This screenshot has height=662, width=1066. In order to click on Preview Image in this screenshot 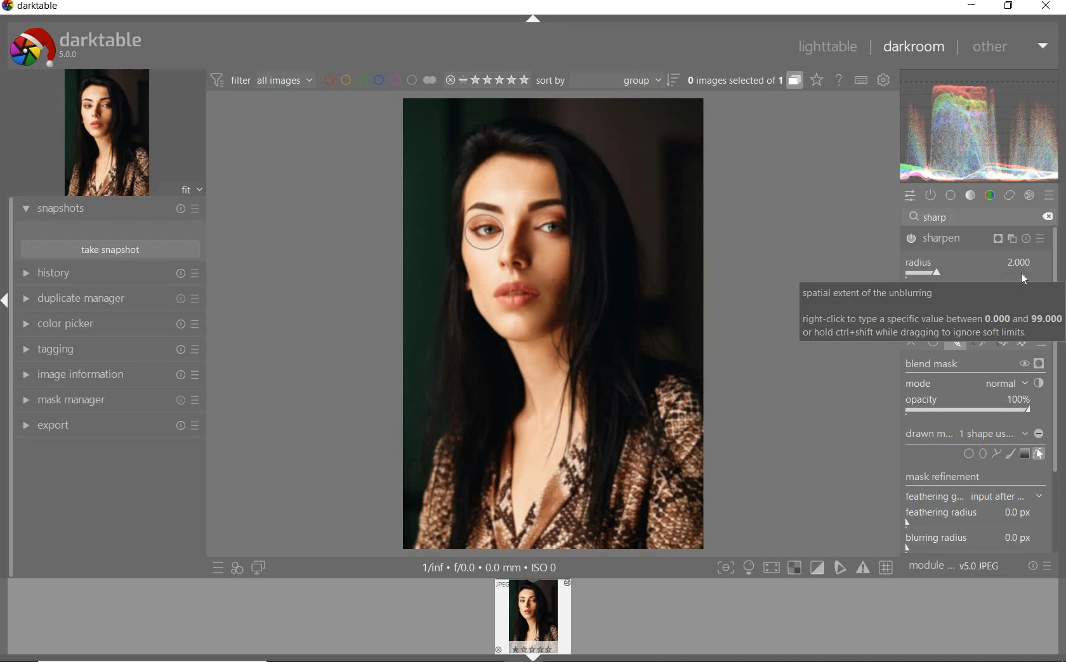, I will do `click(532, 616)`.